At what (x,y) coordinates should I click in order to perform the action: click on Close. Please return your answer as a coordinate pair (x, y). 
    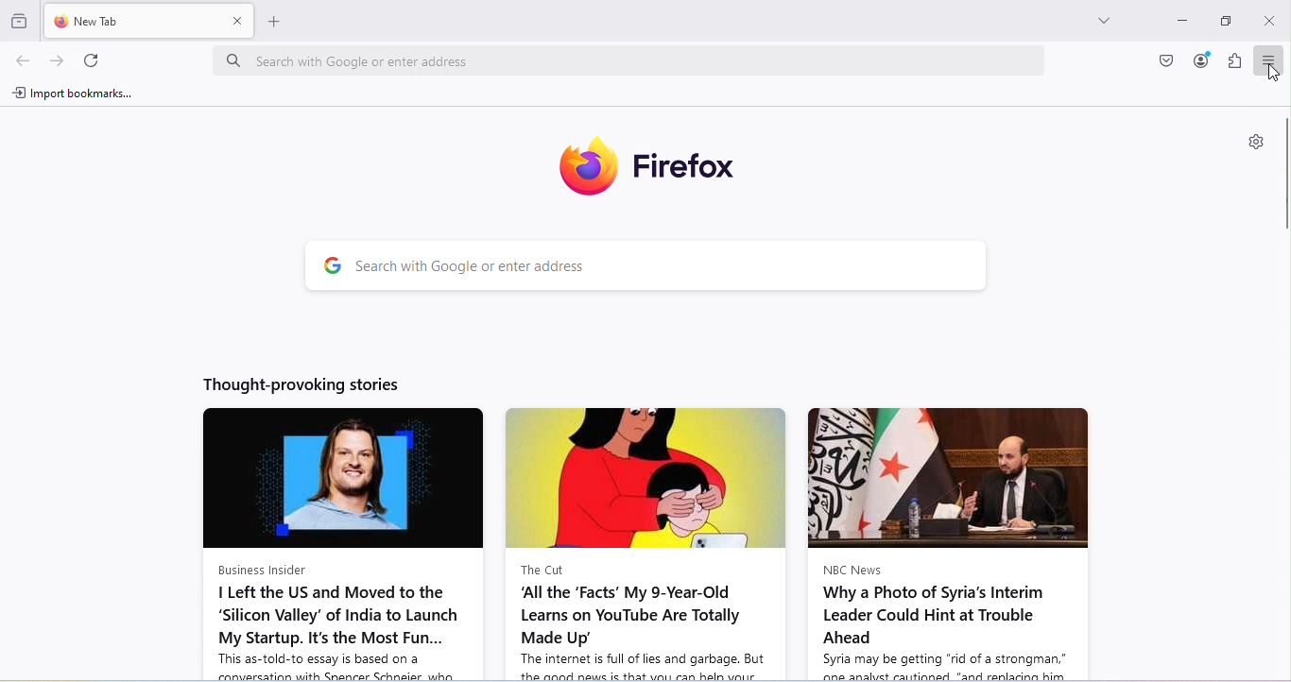
    Looking at the image, I should click on (1269, 20).